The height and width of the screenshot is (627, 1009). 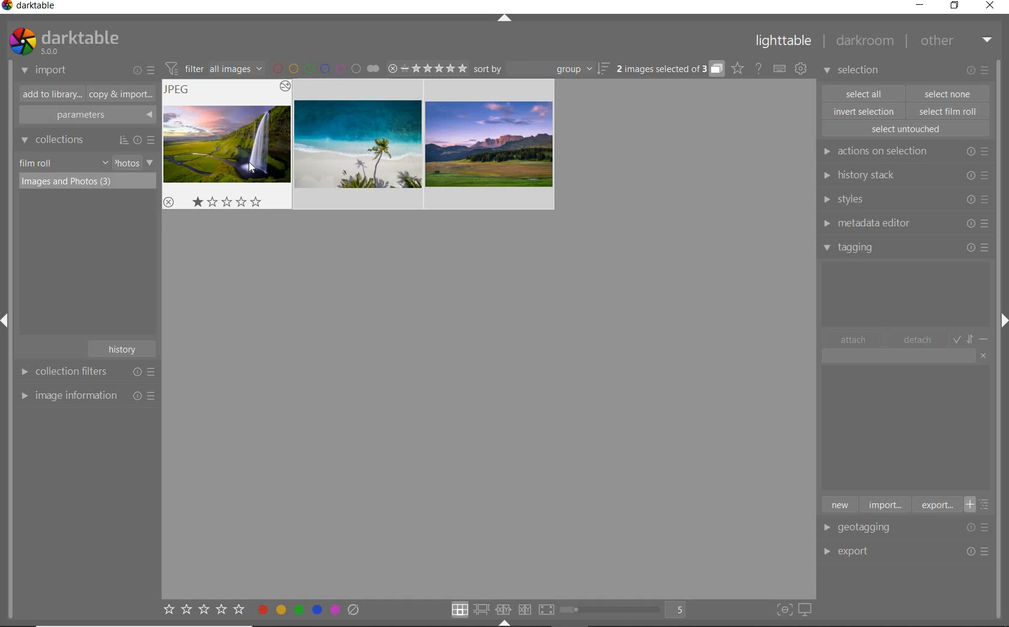 I want to click on filter by image color label, so click(x=326, y=68).